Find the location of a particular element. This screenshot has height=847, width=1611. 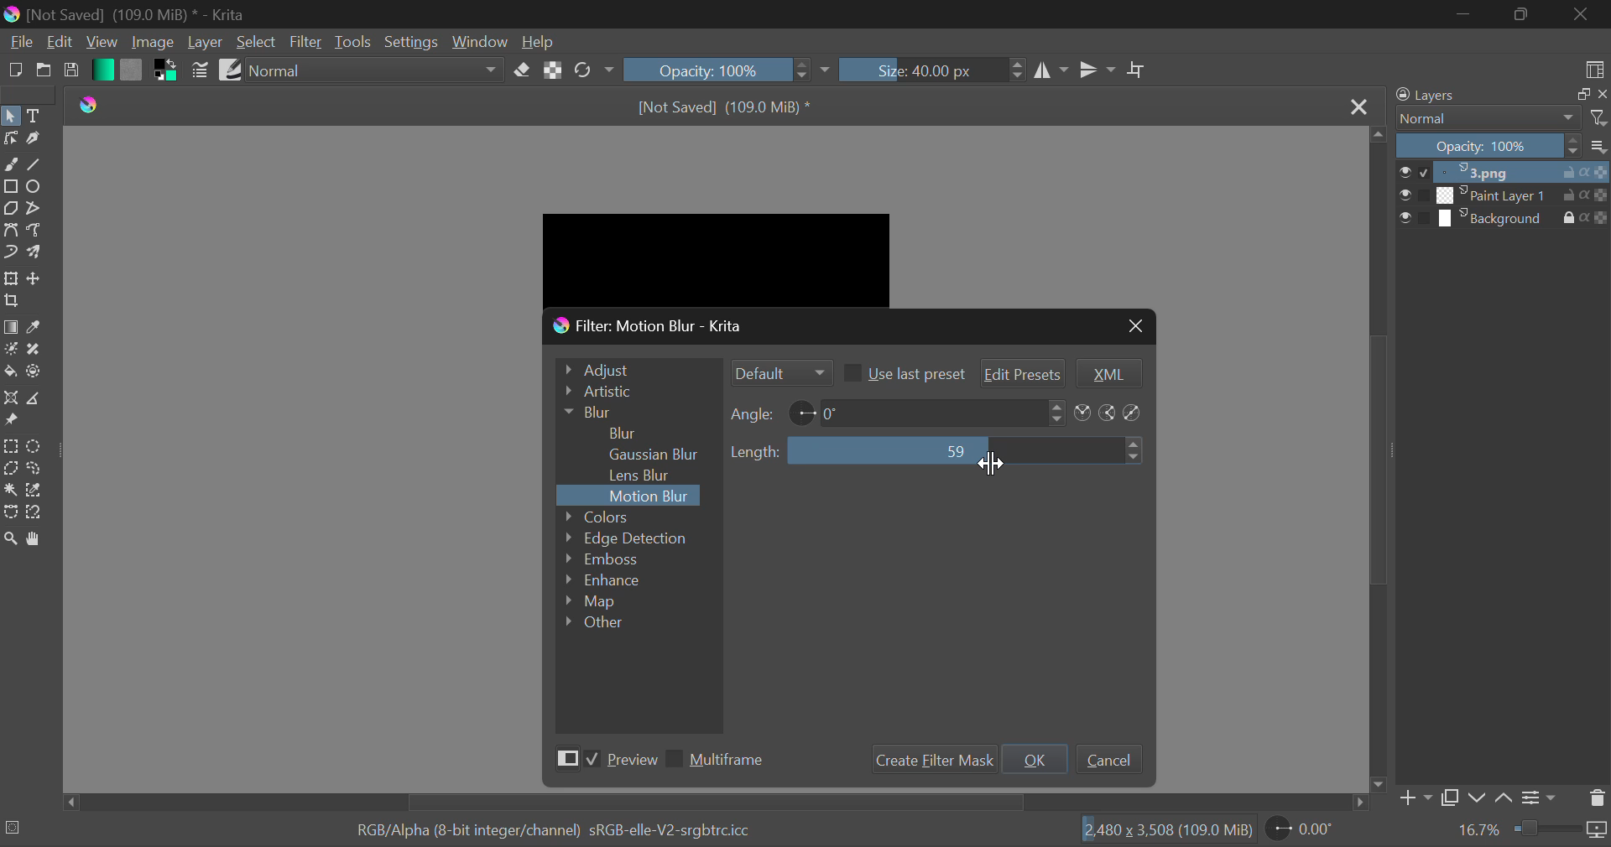

Reference Images is located at coordinates (11, 423).